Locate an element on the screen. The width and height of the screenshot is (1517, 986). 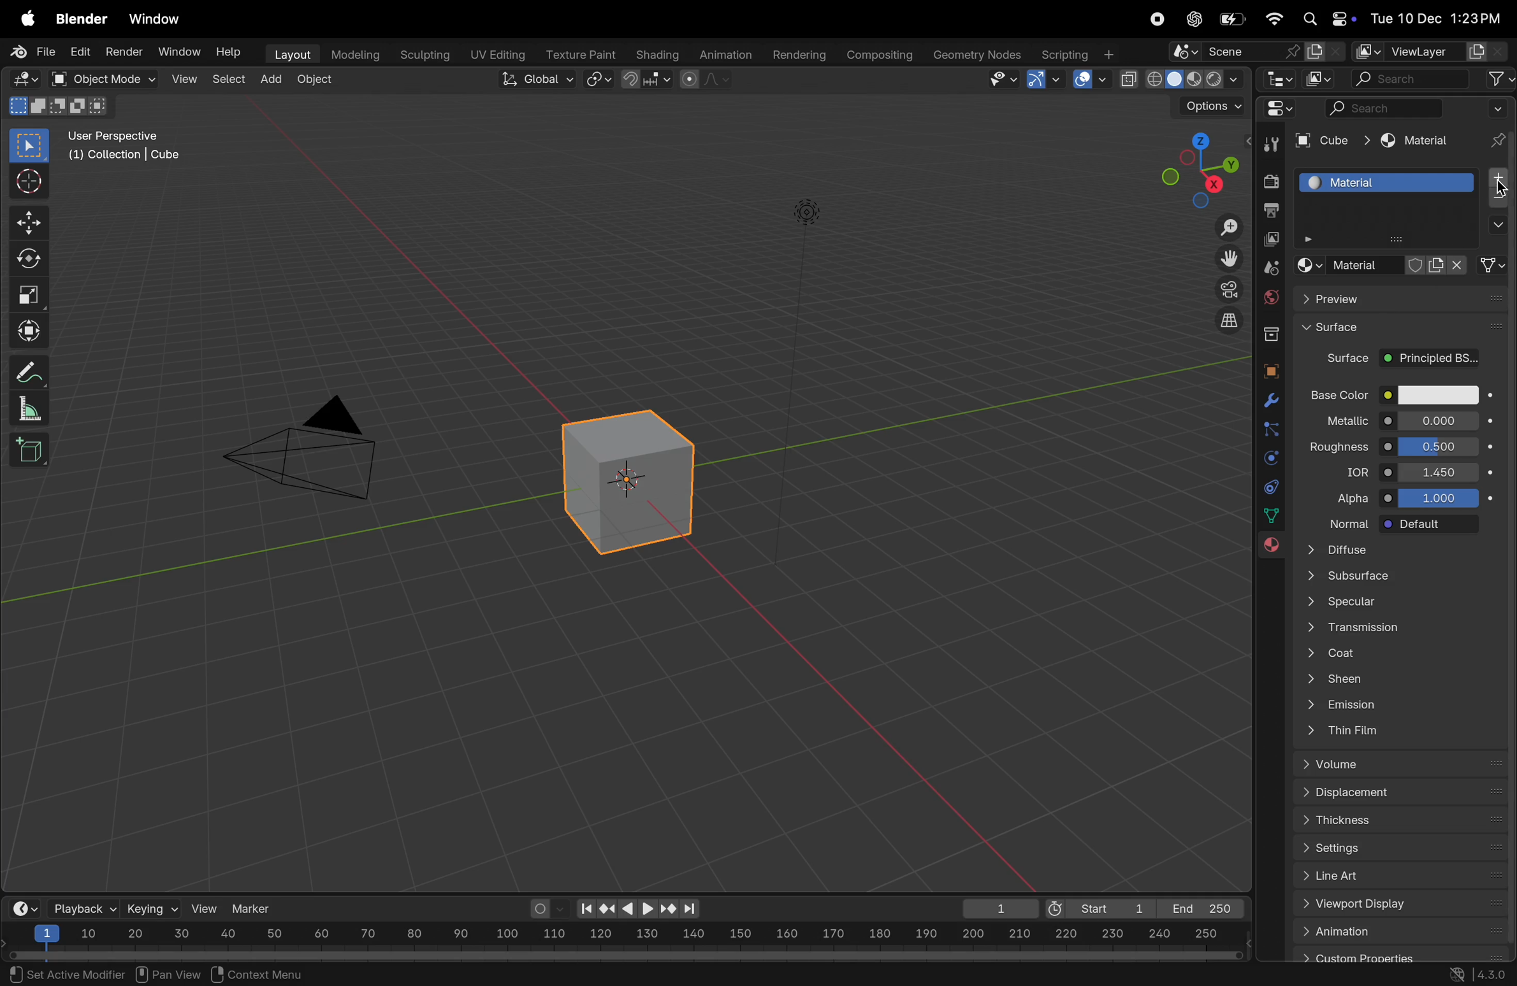
¥) set Active Modifier is located at coordinates (60, 973).